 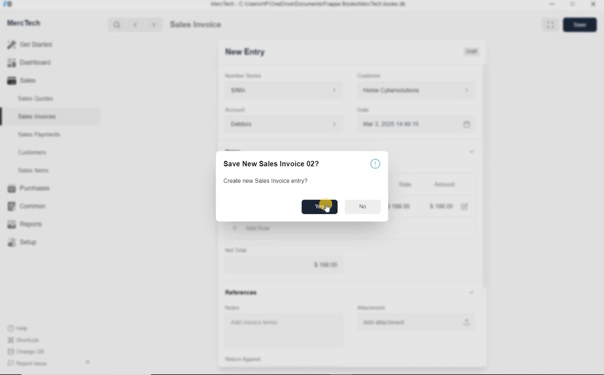 I want to click on MercTech, so click(x=27, y=24).